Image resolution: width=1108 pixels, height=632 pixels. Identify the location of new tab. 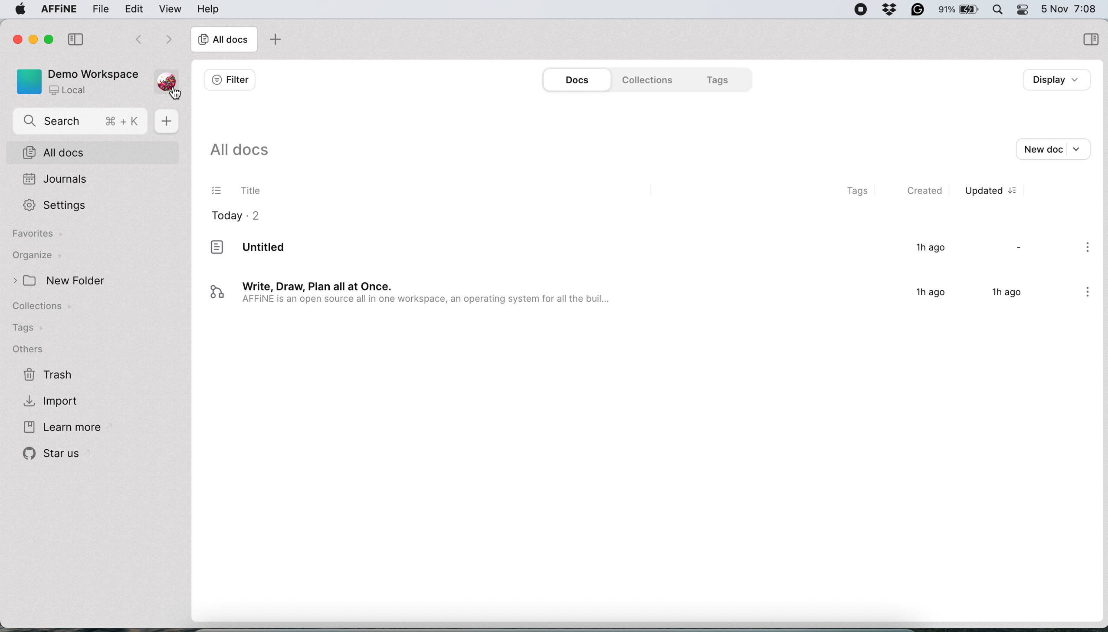
(275, 39).